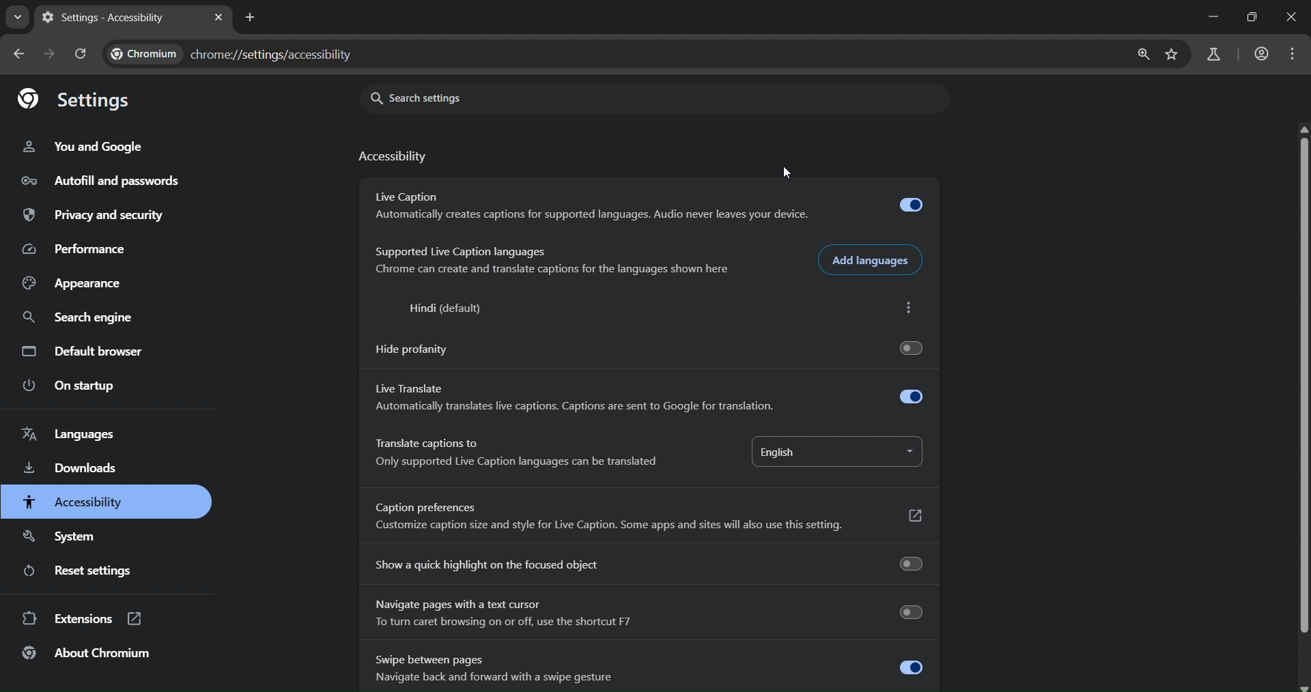  I want to click on Toogle, so click(907, 562).